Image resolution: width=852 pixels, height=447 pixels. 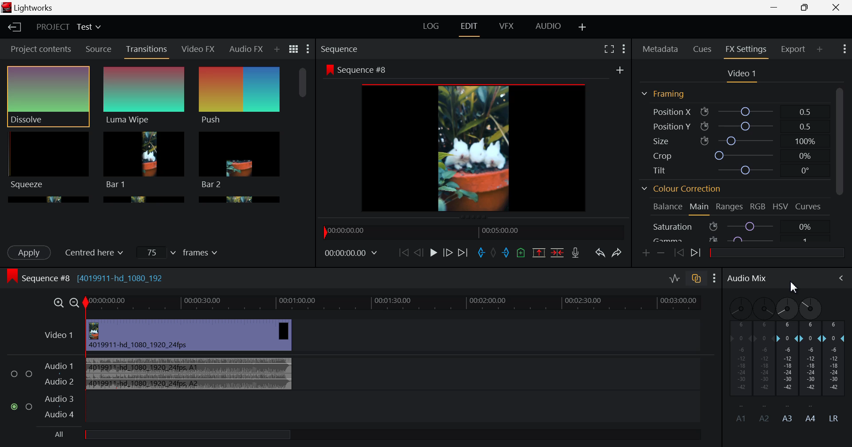 I want to click on A1 Channel disabled, so click(x=737, y=360).